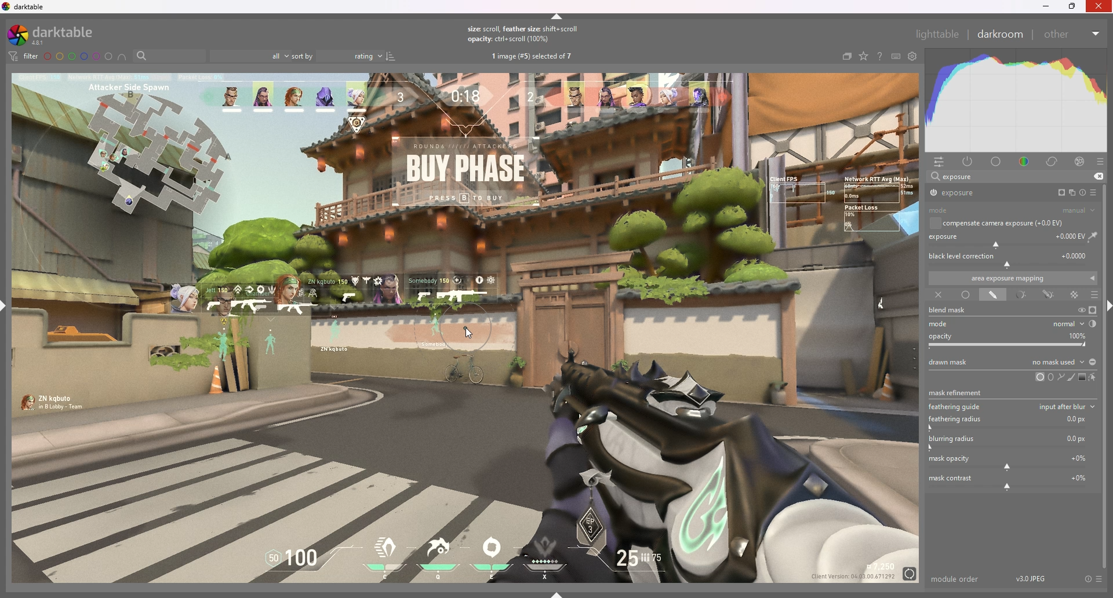 The image size is (1113, 598). What do you see at coordinates (78, 57) in the screenshot?
I see `color labels` at bounding box center [78, 57].